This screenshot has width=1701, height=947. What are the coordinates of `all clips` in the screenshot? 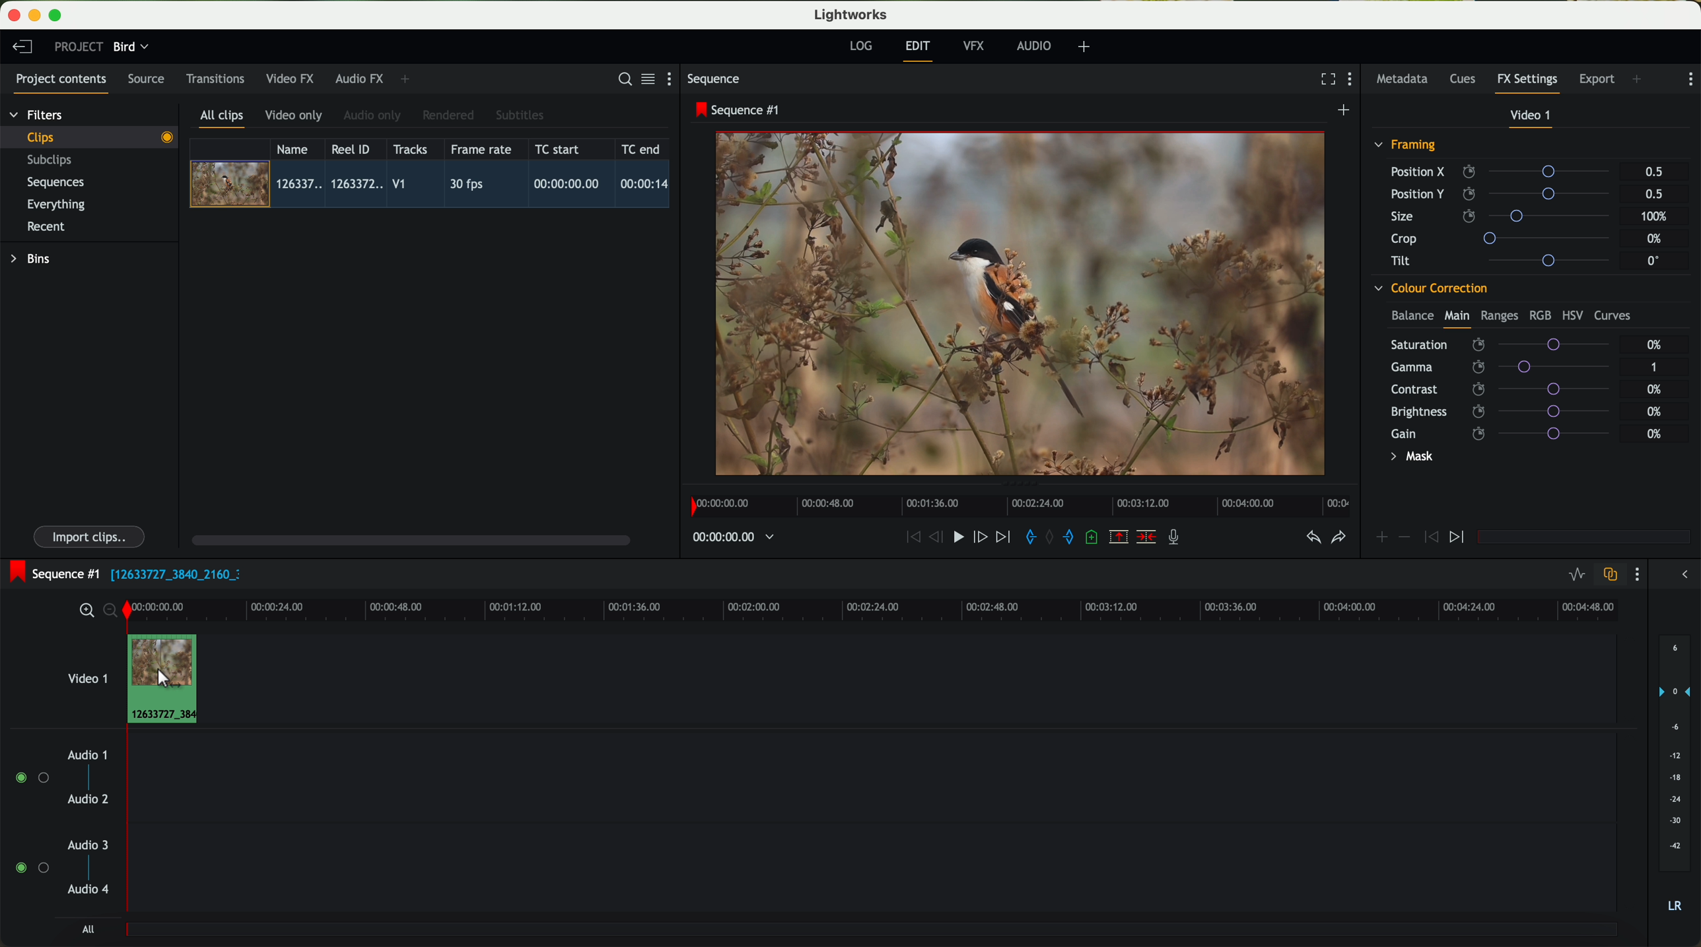 It's located at (223, 119).